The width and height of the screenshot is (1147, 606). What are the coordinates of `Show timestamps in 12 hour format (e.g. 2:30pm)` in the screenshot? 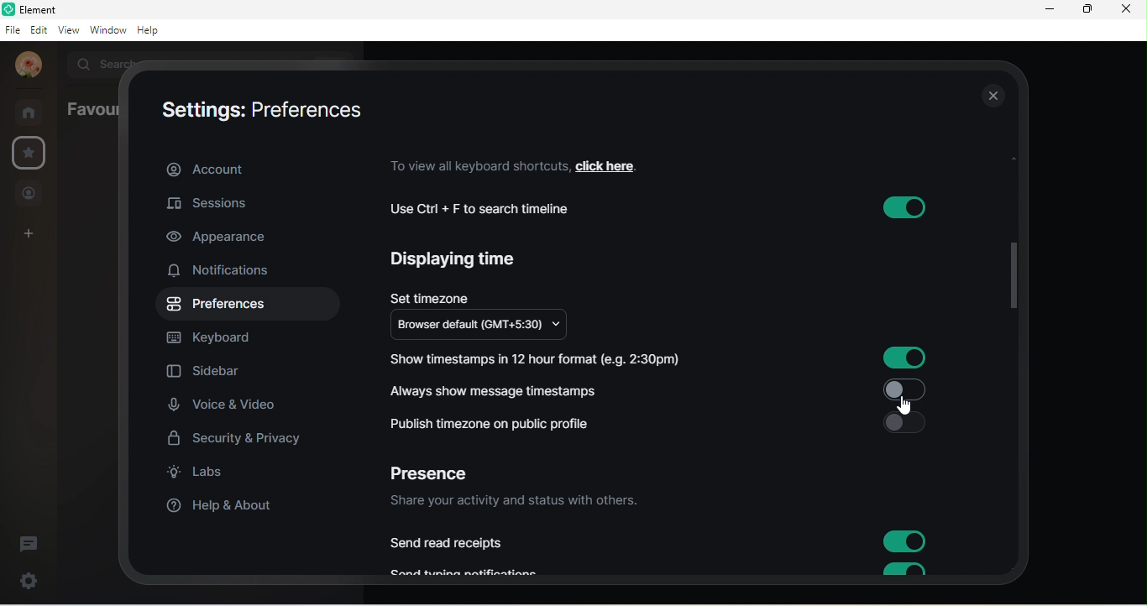 It's located at (542, 358).